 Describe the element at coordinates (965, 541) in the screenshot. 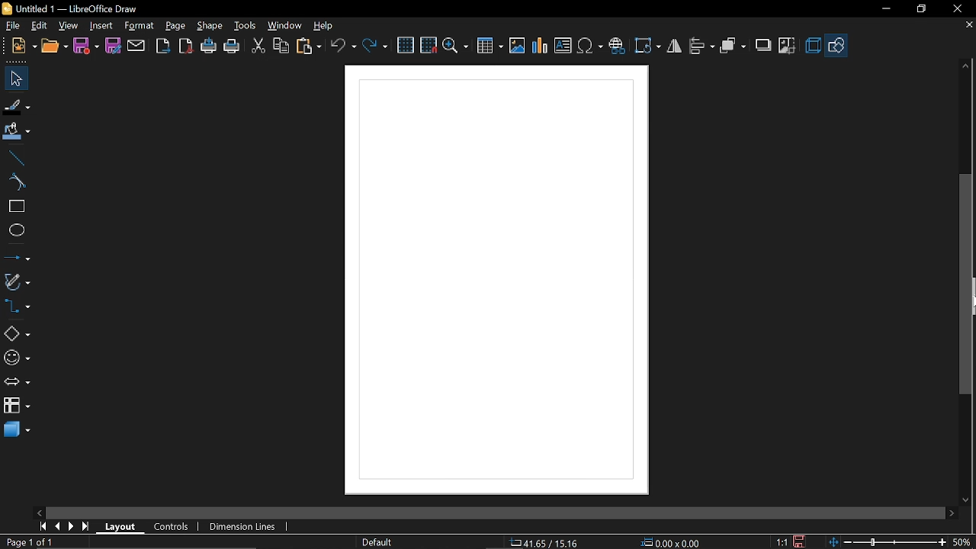

I see `Zoom` at that location.